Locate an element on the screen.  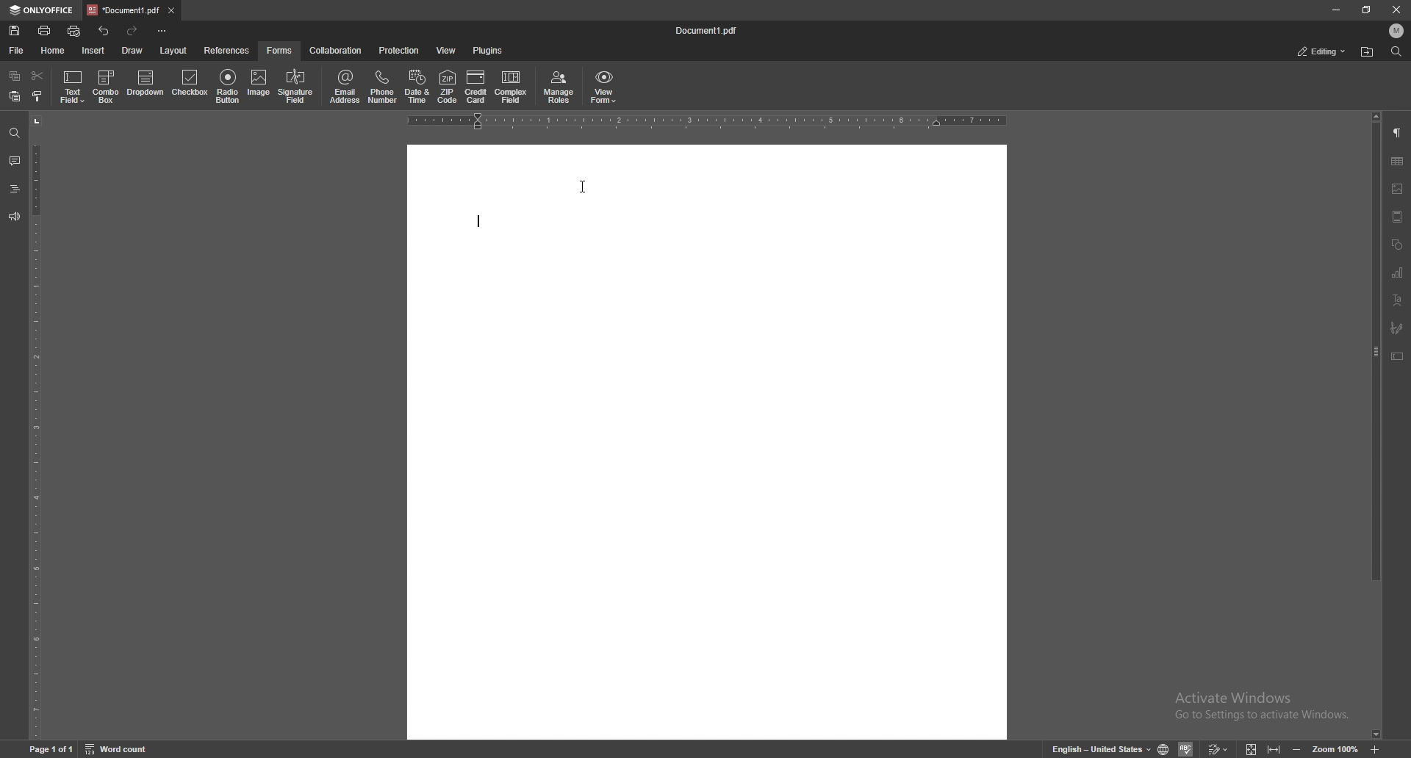
email address is located at coordinates (345, 87).